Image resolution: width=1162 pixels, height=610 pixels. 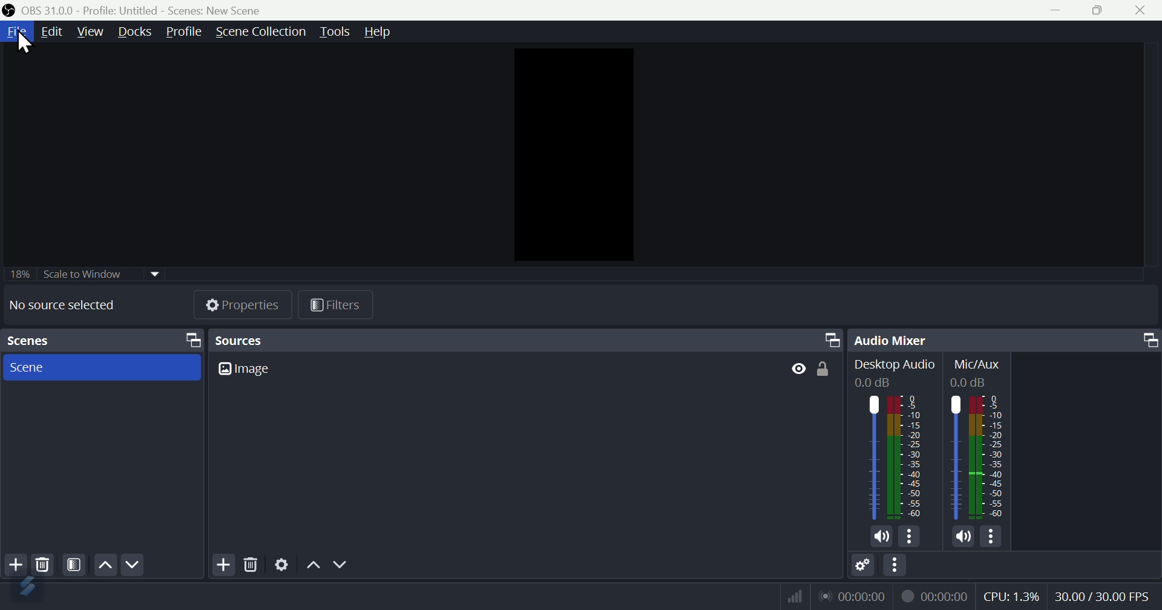 What do you see at coordinates (264, 369) in the screenshot?
I see `Image` at bounding box center [264, 369].